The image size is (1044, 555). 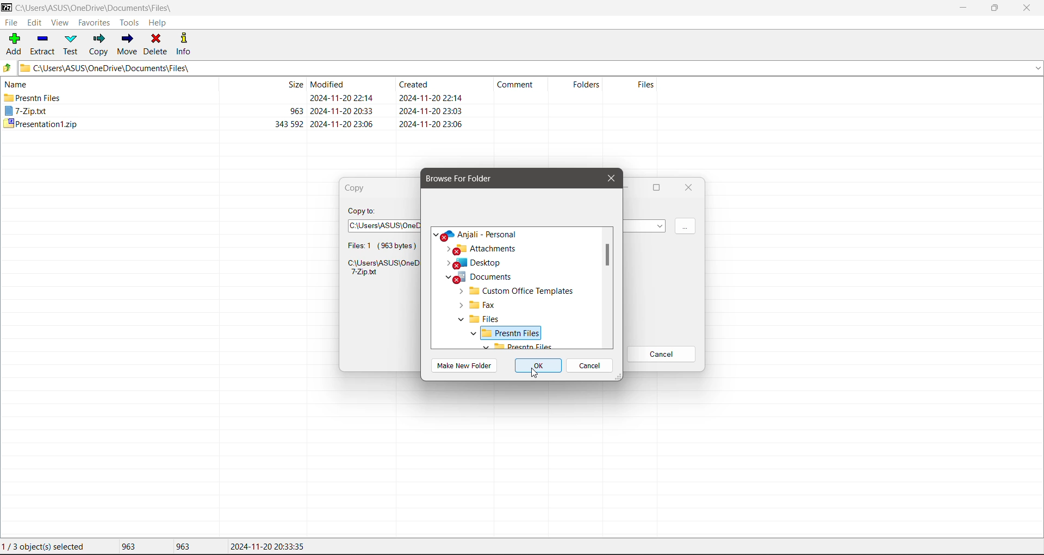 What do you see at coordinates (36, 23) in the screenshot?
I see `Edit` at bounding box center [36, 23].